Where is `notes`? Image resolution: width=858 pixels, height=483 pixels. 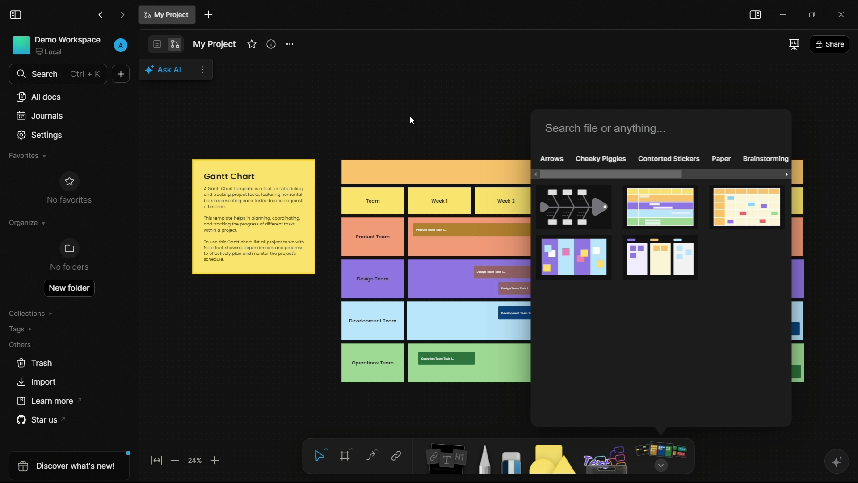 notes is located at coordinates (444, 460).